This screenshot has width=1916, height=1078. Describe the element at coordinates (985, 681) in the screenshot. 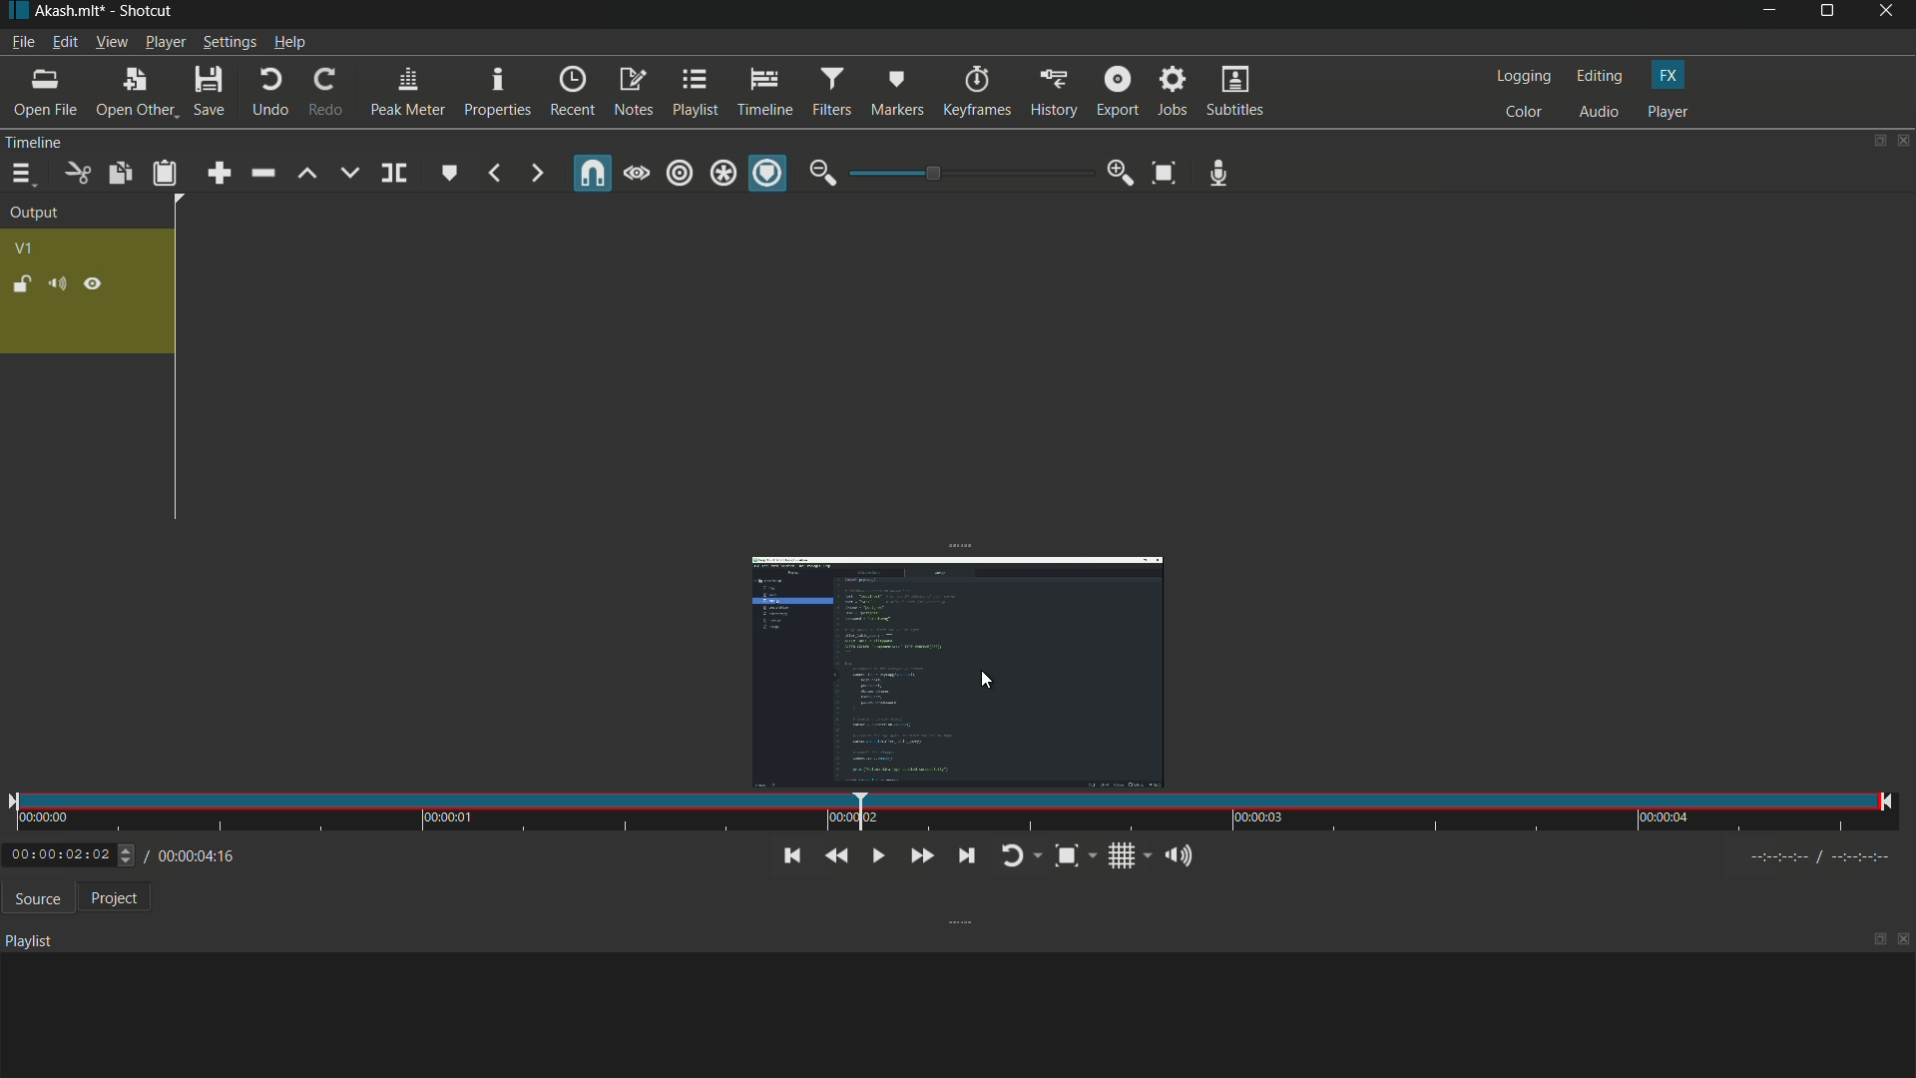

I see `cursor` at that location.